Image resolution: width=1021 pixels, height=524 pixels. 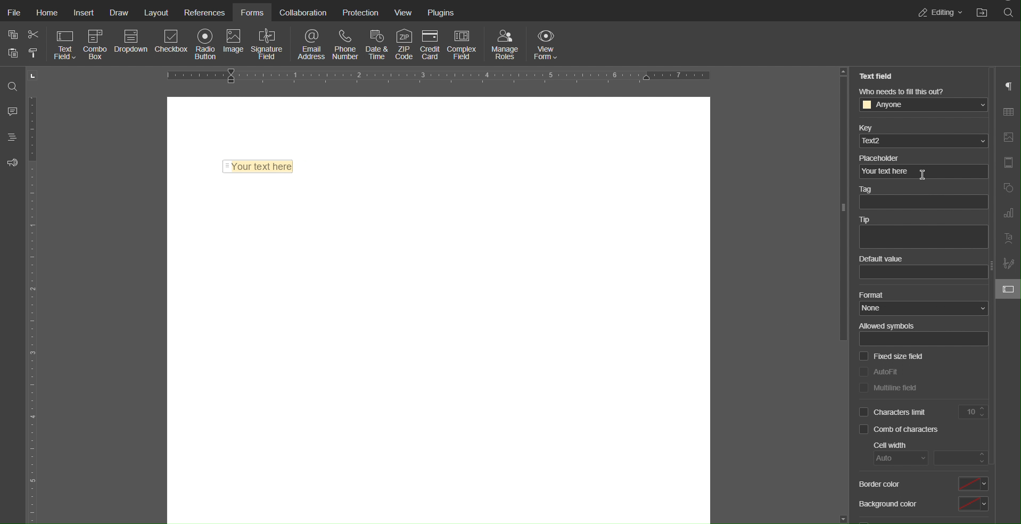 What do you see at coordinates (921, 268) in the screenshot?
I see `Default value` at bounding box center [921, 268].